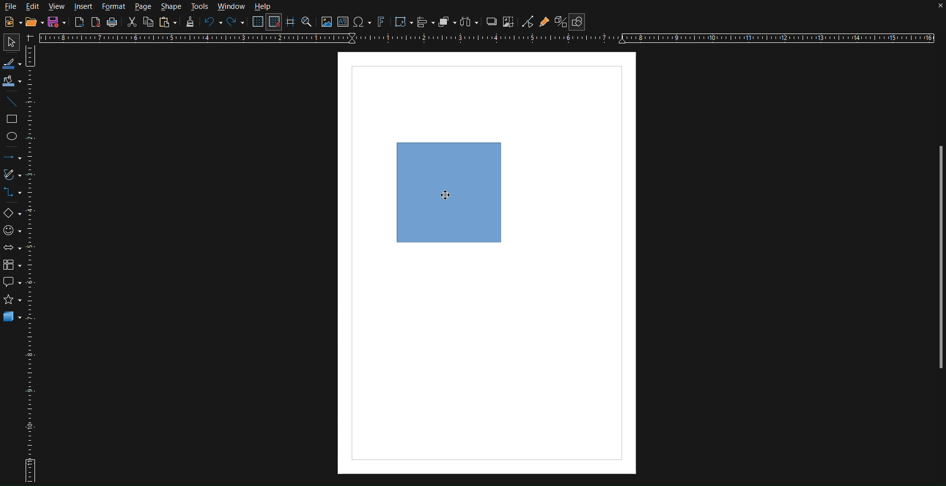 This screenshot has width=946, height=486. What do you see at coordinates (12, 157) in the screenshot?
I see `Lines and Arrows` at bounding box center [12, 157].